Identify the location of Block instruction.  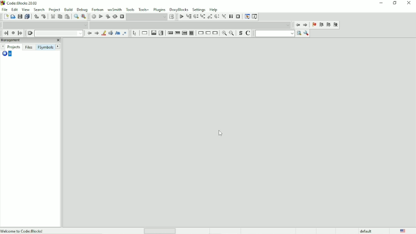
(192, 34).